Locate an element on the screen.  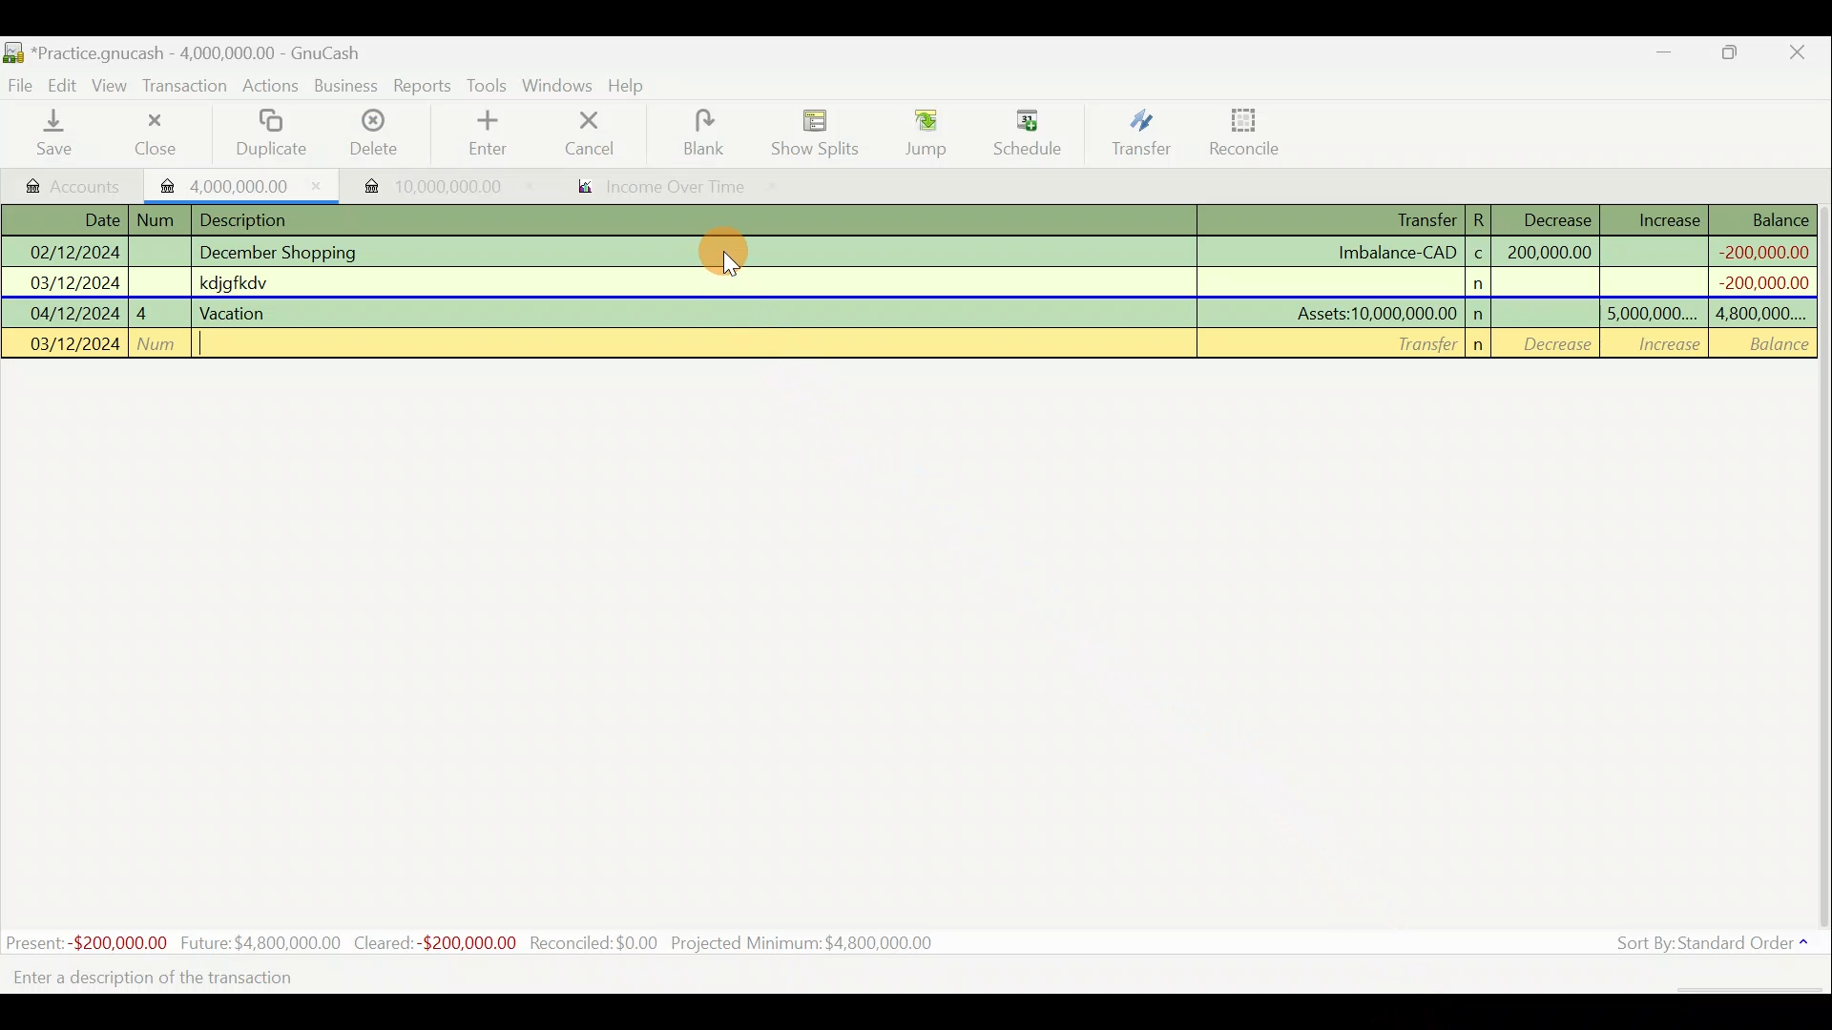
Schedule is located at coordinates (1028, 134).